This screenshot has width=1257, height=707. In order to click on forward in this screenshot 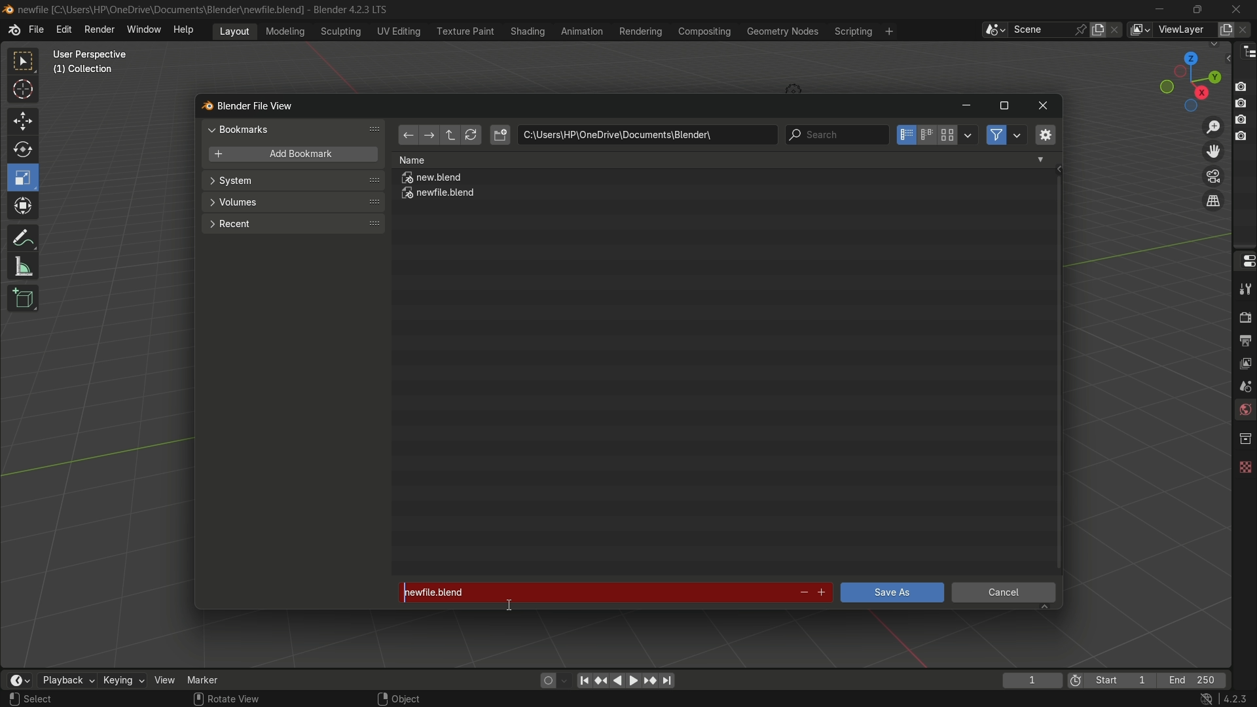, I will do `click(428, 136)`.